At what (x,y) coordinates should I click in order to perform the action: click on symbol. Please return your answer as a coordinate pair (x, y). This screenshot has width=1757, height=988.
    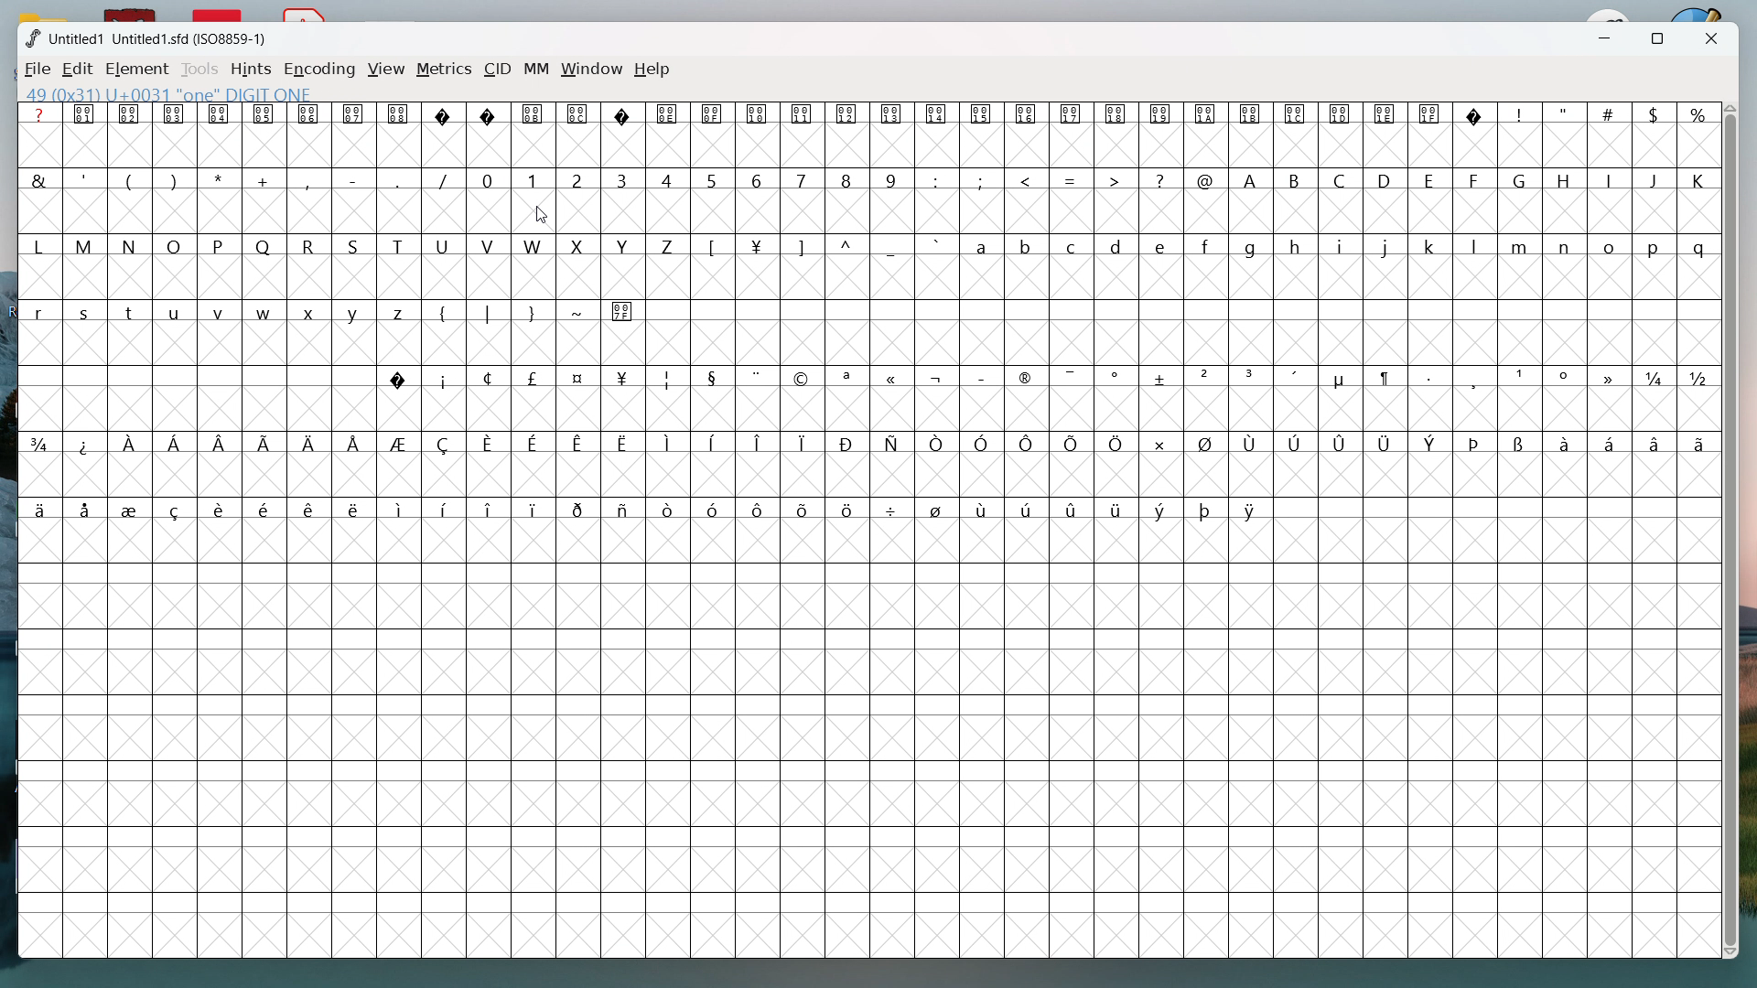
    Looking at the image, I should click on (311, 442).